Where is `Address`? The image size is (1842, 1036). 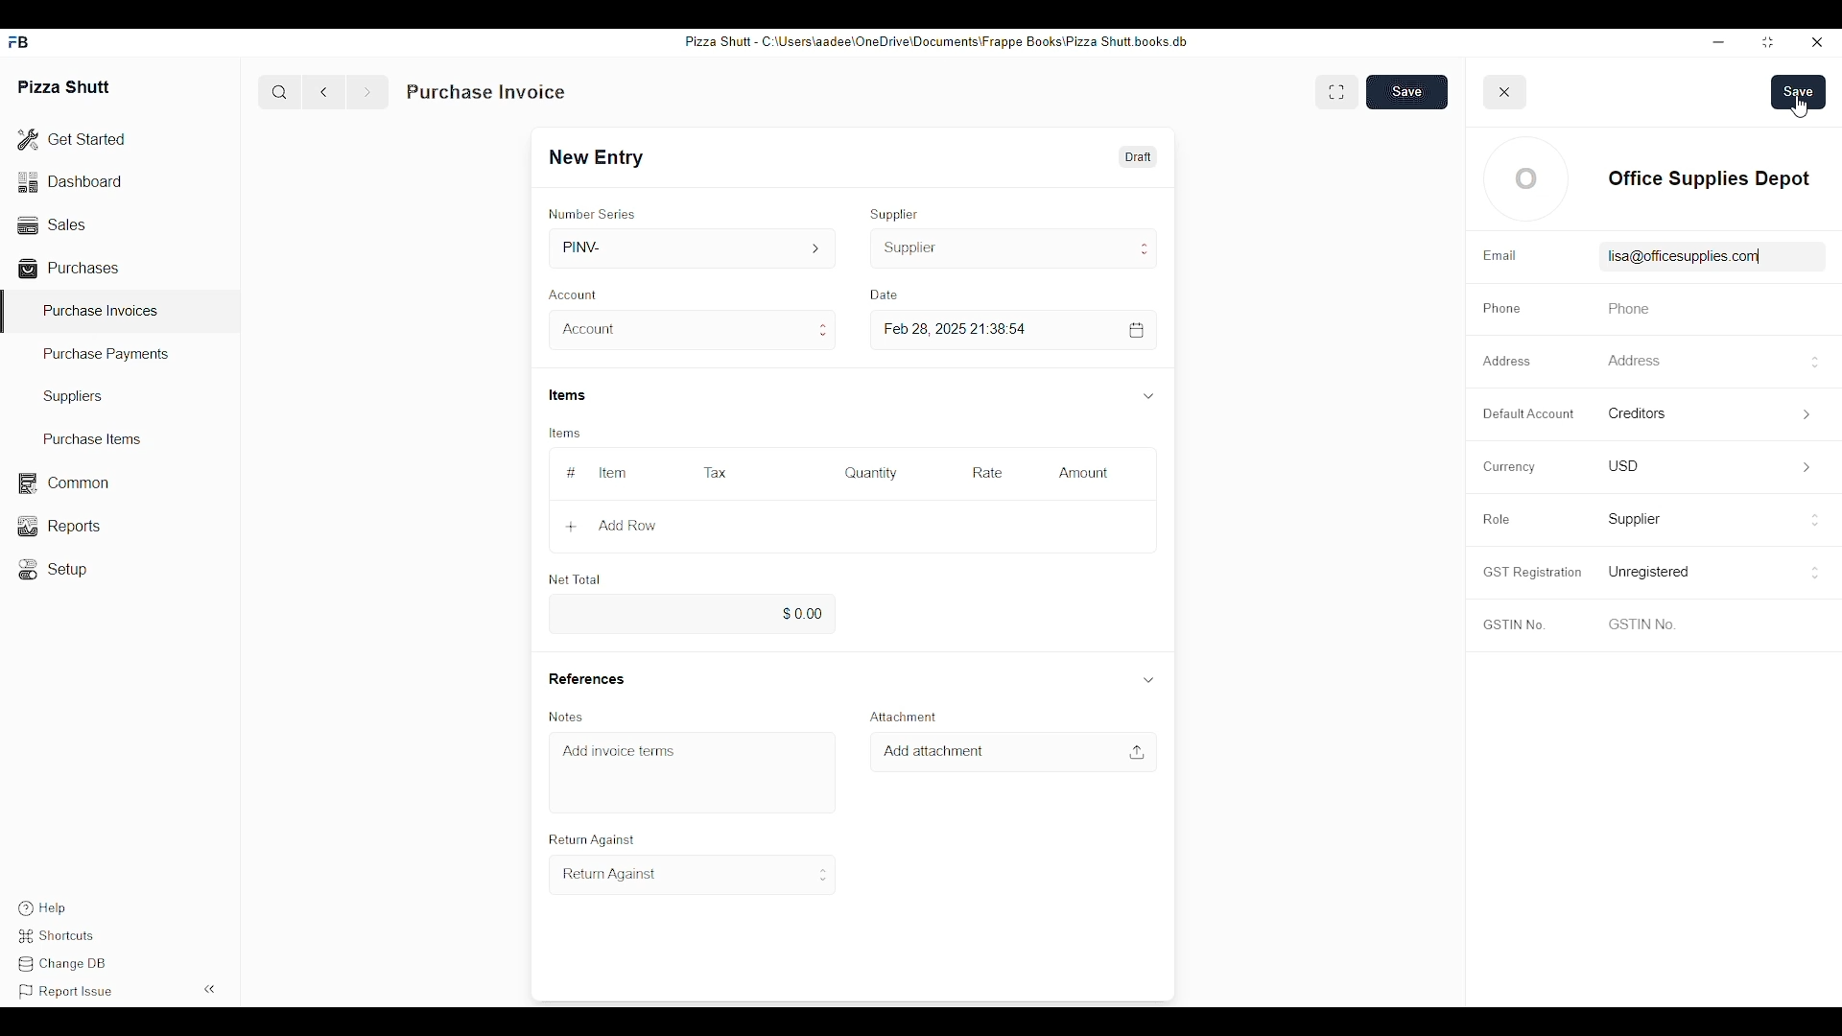
Address is located at coordinates (1632, 360).